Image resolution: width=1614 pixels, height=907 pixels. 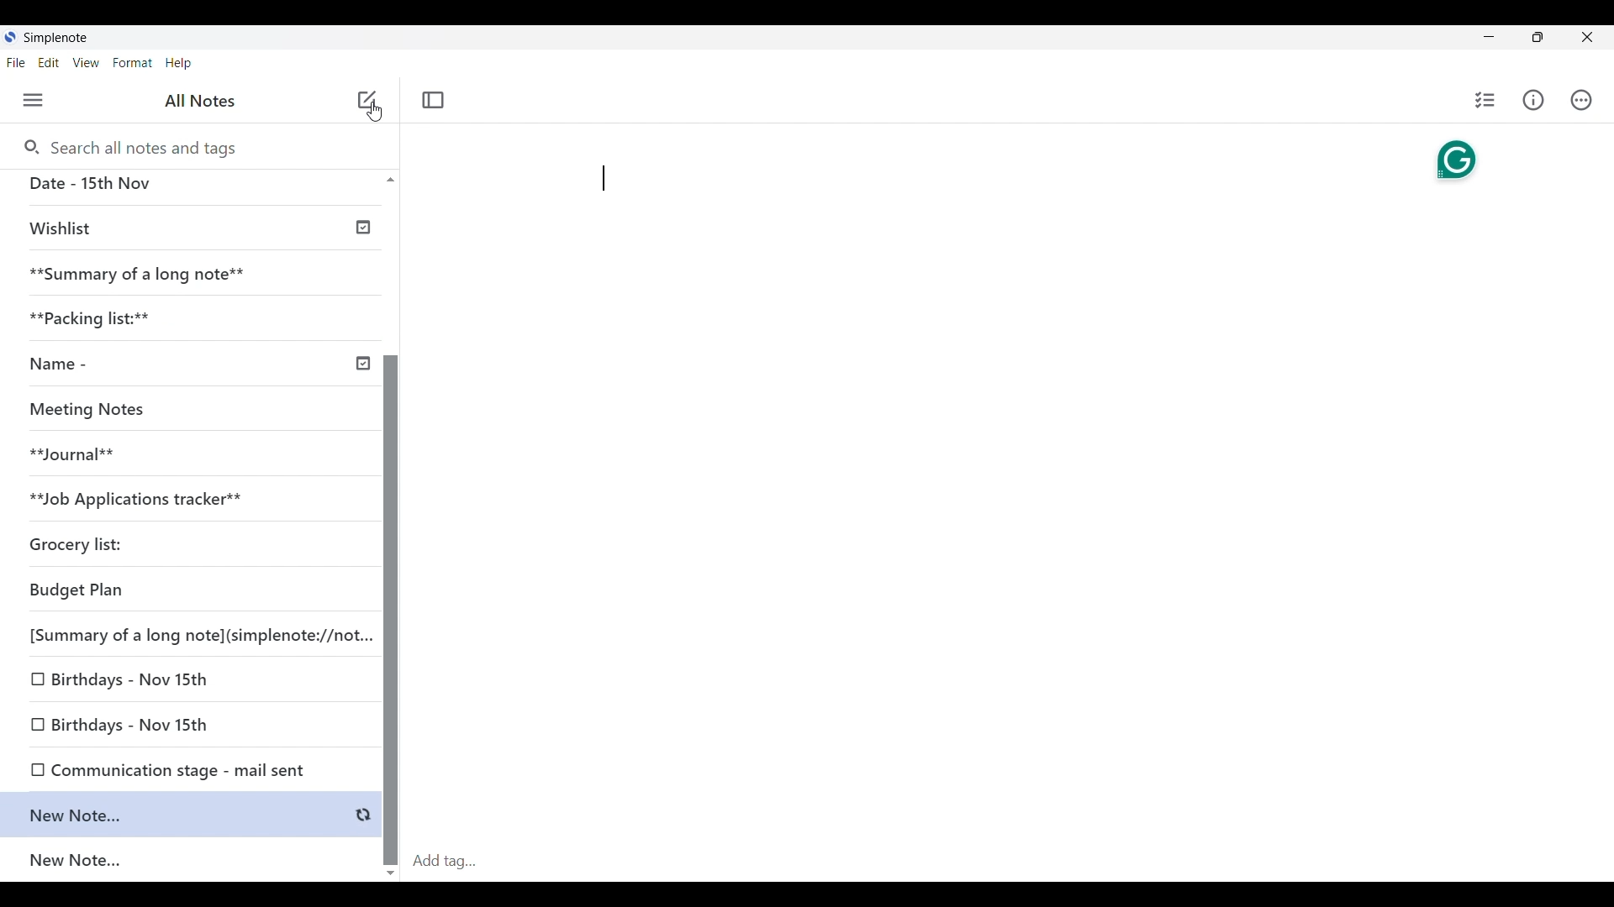 What do you see at coordinates (185, 411) in the screenshot?
I see `Meeting Notes` at bounding box center [185, 411].